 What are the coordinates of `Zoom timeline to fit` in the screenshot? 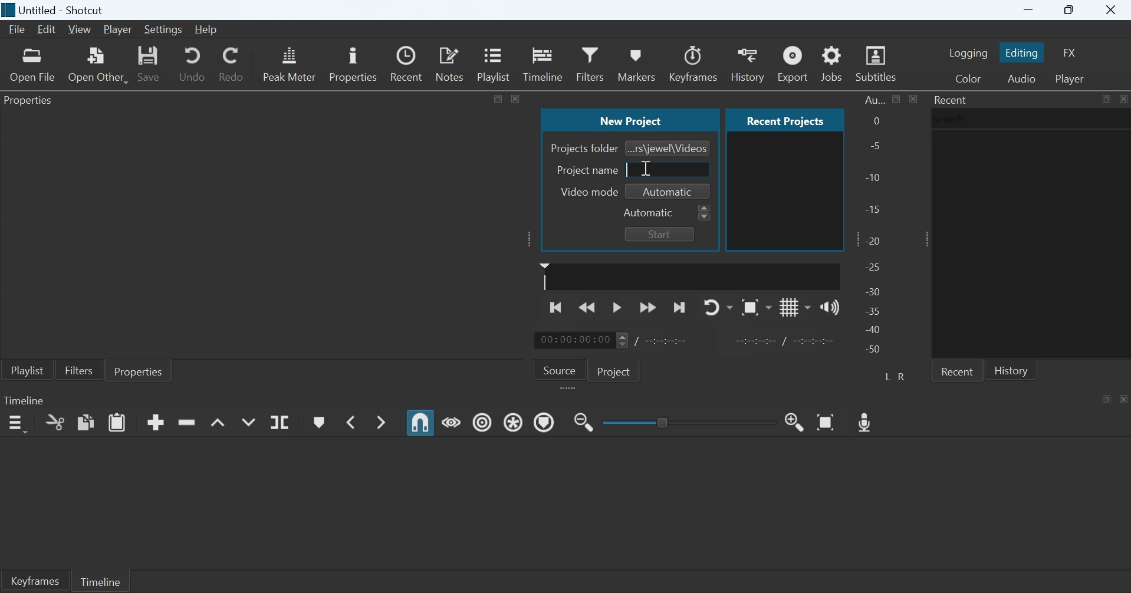 It's located at (827, 421).